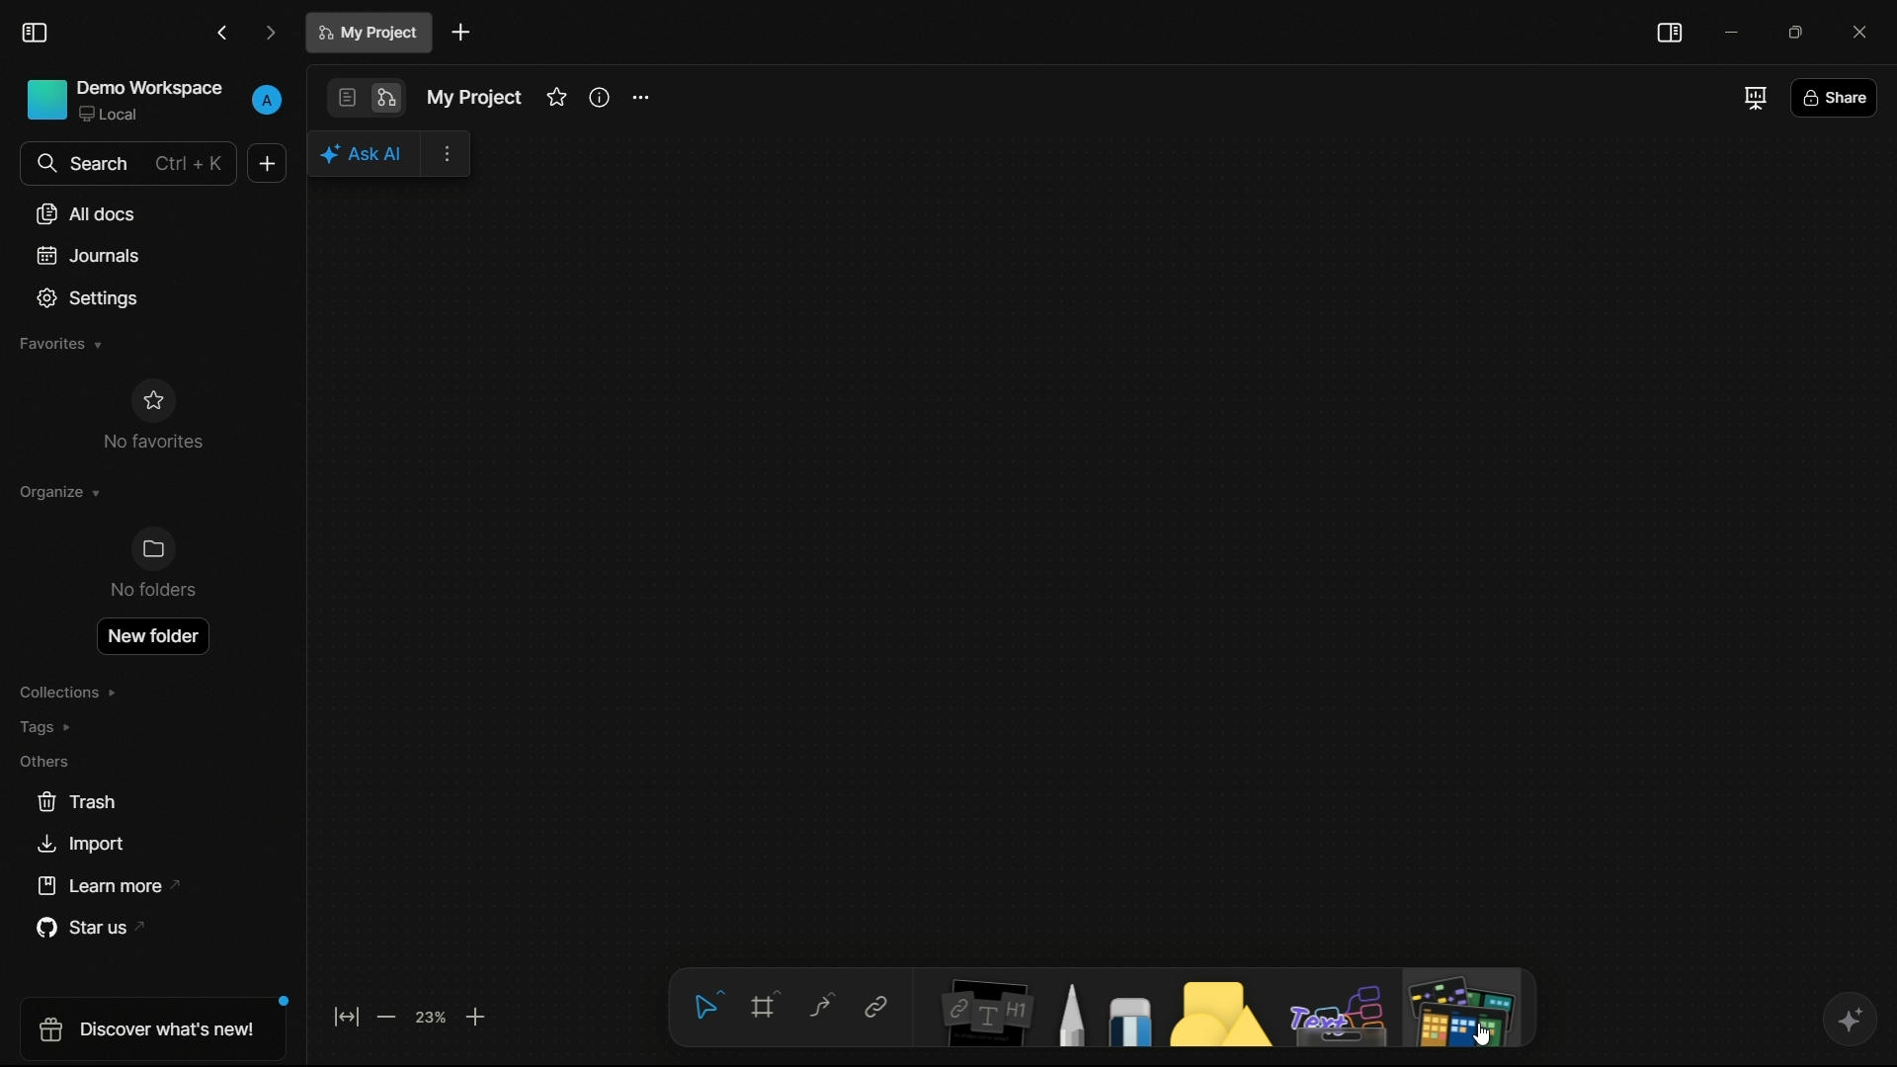  I want to click on organize, so click(57, 492).